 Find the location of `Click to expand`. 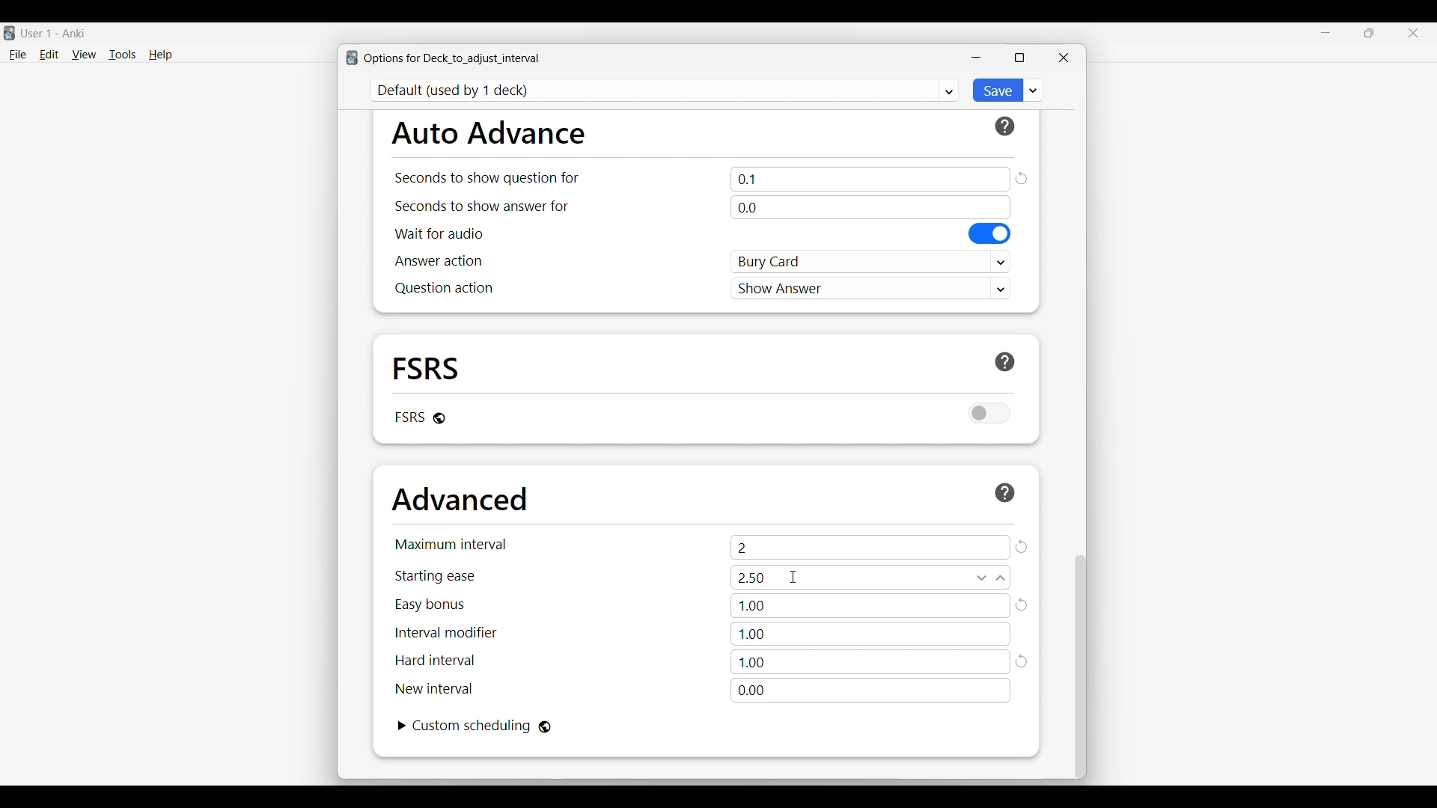

Click to expand is located at coordinates (403, 726).